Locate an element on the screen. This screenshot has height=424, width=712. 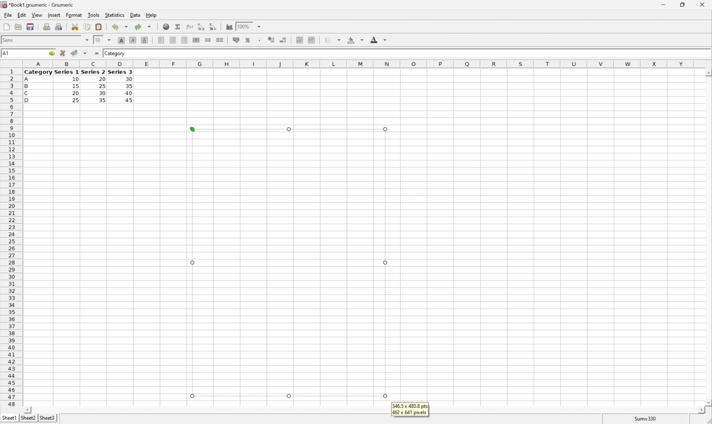
Align Right is located at coordinates (184, 40).